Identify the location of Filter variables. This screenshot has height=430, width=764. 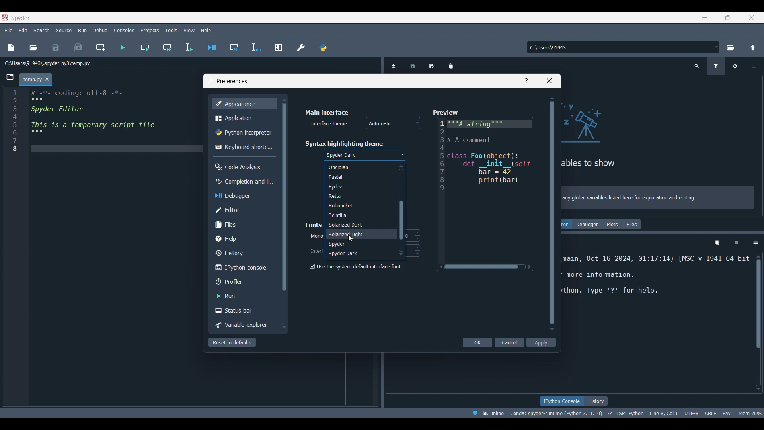
(716, 66).